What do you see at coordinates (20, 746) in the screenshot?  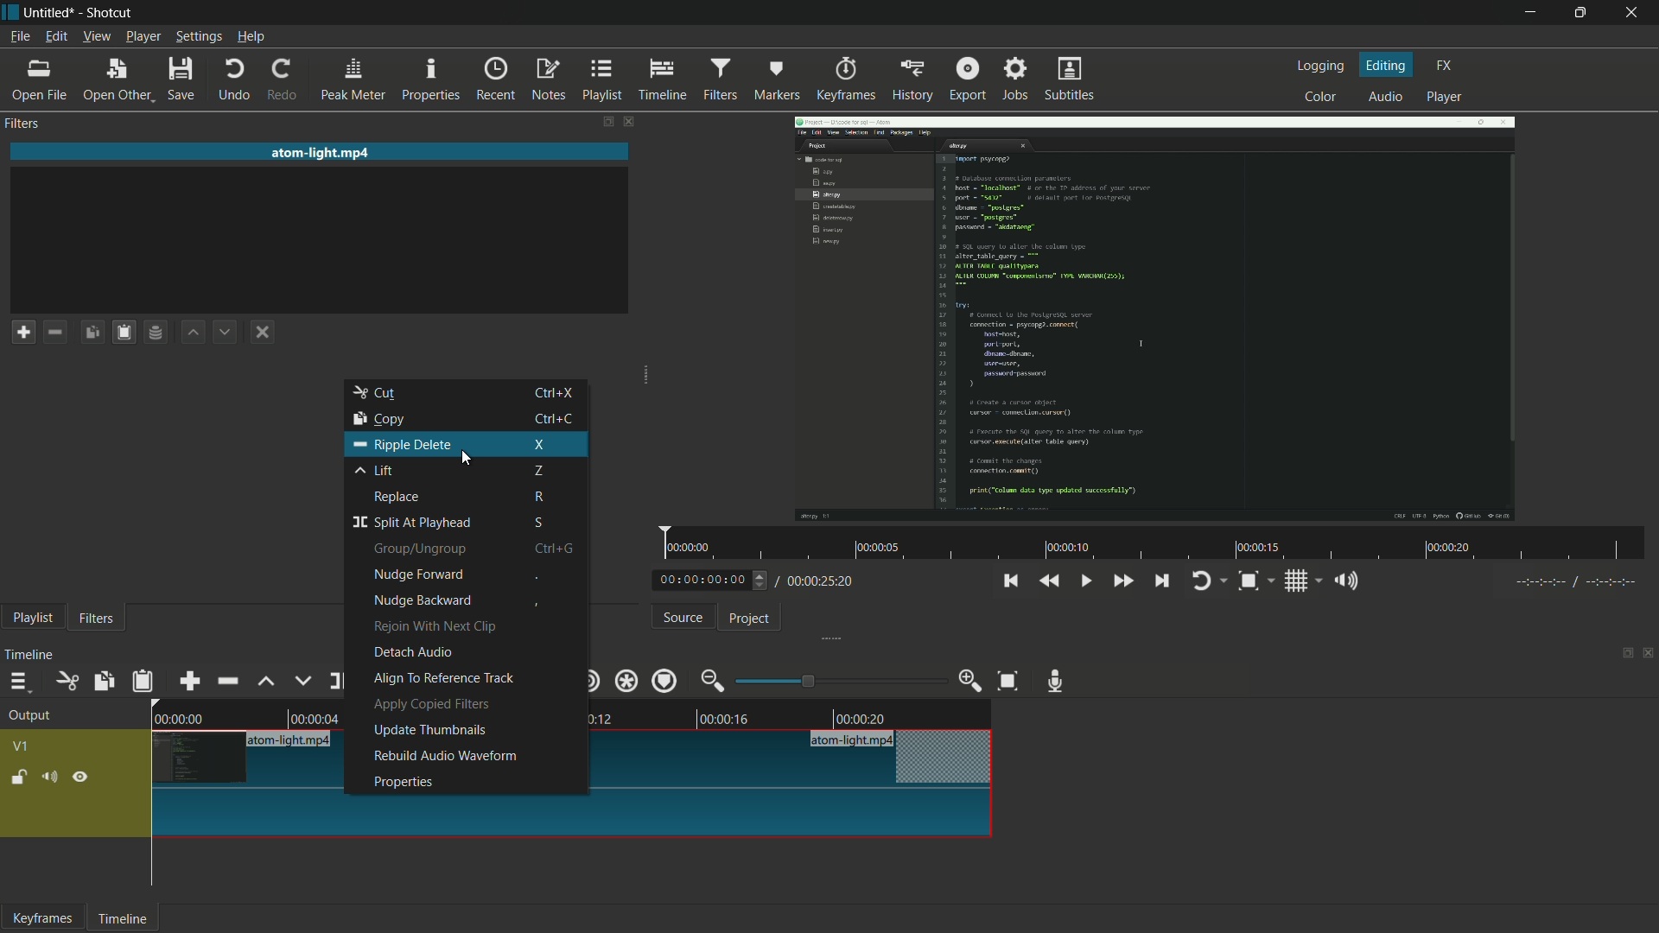 I see `v1` at bounding box center [20, 746].